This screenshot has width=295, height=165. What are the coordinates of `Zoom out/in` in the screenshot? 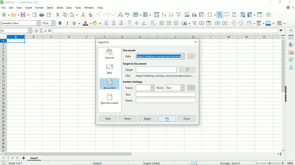 It's located at (270, 163).